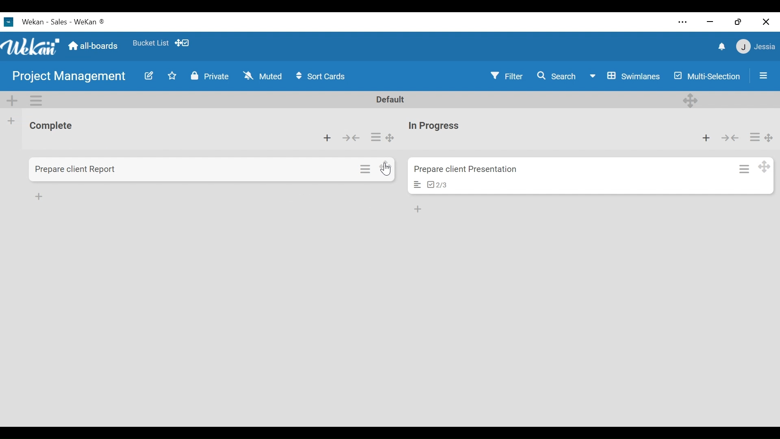 This screenshot has width=780, height=439. What do you see at coordinates (731, 138) in the screenshot?
I see `Collapse` at bounding box center [731, 138].